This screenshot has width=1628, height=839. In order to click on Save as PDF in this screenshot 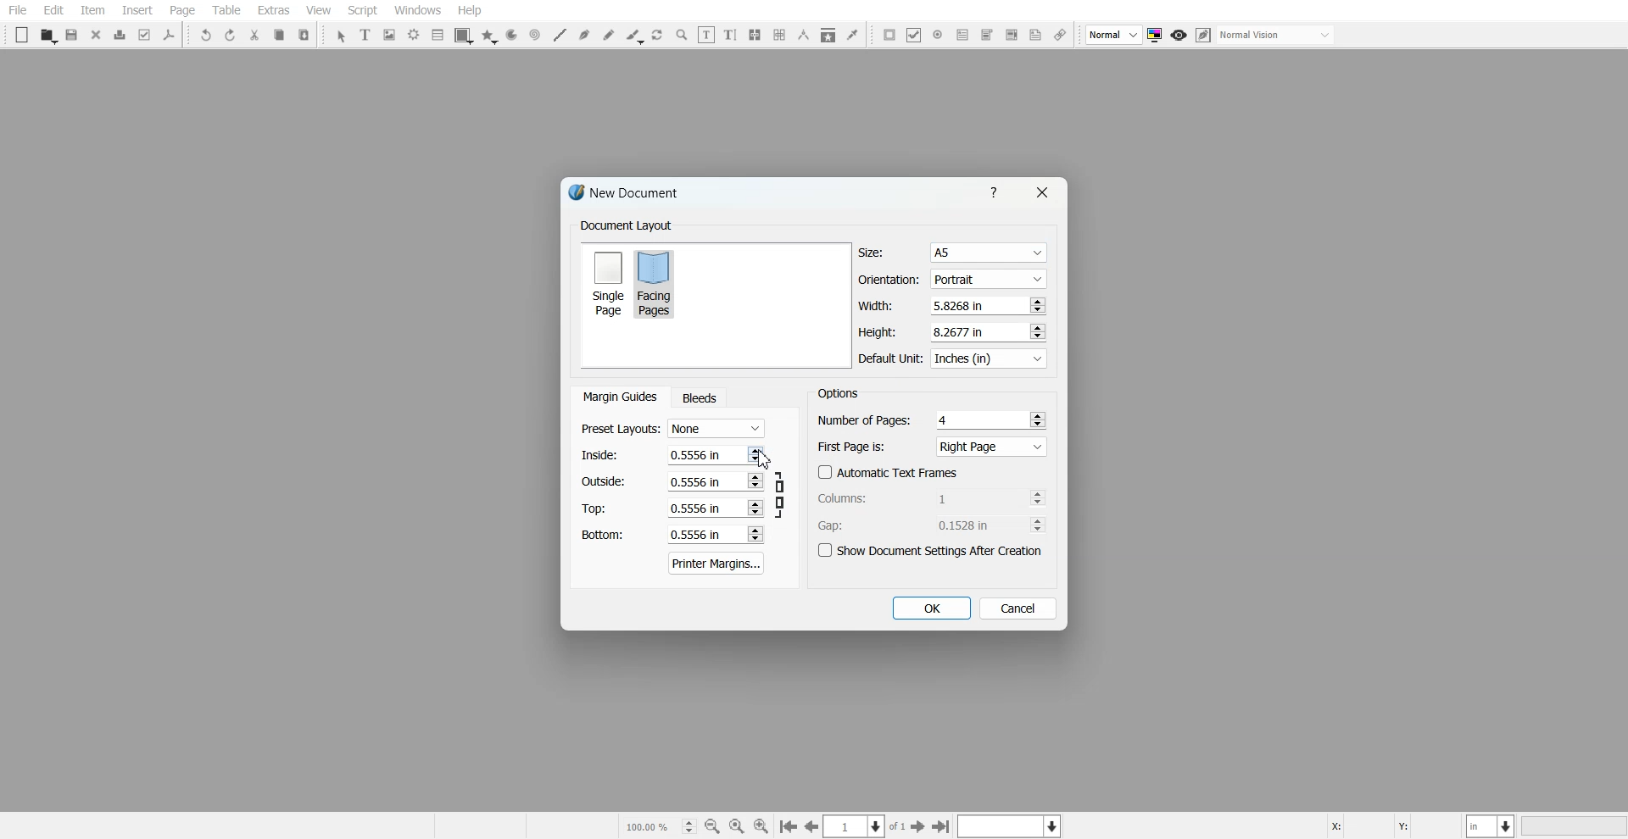, I will do `click(170, 35)`.